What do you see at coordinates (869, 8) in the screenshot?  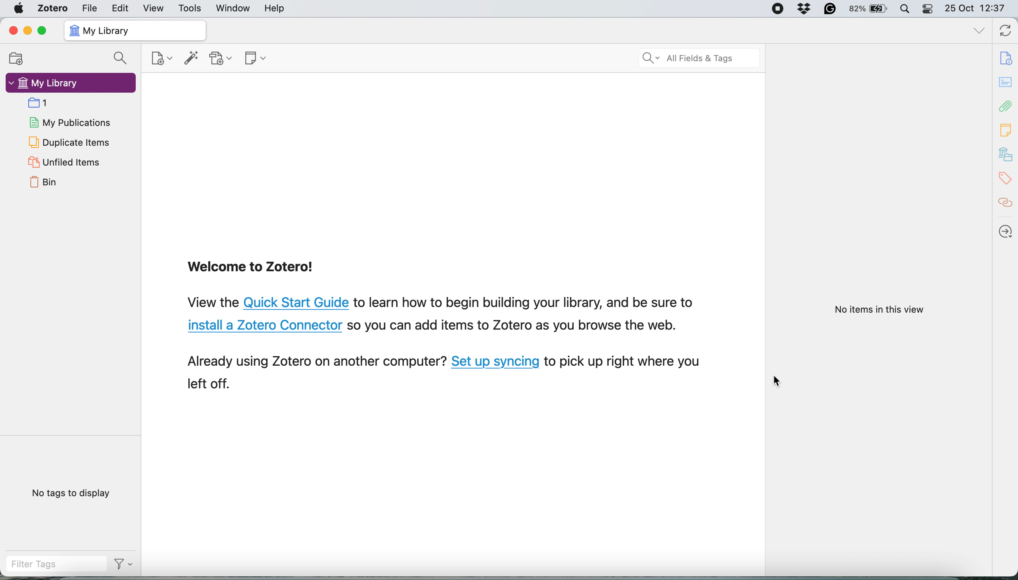 I see `82% battery` at bounding box center [869, 8].